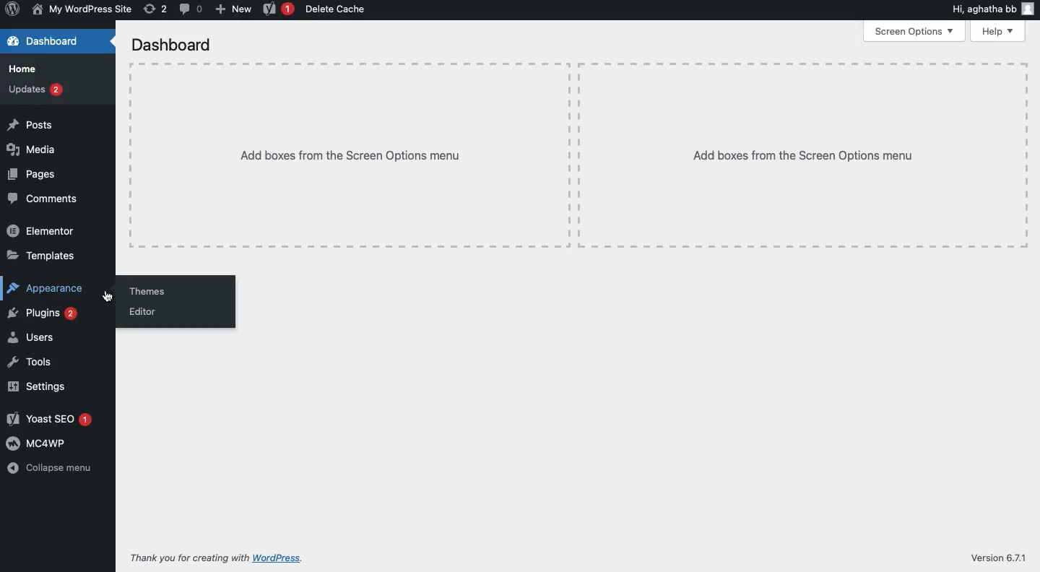 This screenshot has height=572, width=1040. I want to click on Annotate Logo, so click(12, 10).